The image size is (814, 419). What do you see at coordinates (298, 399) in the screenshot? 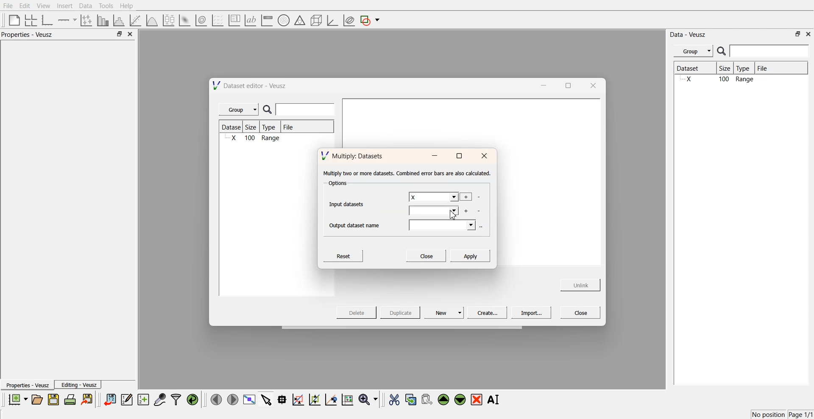
I see `draw a rectangle on zoom graph axes` at bounding box center [298, 399].